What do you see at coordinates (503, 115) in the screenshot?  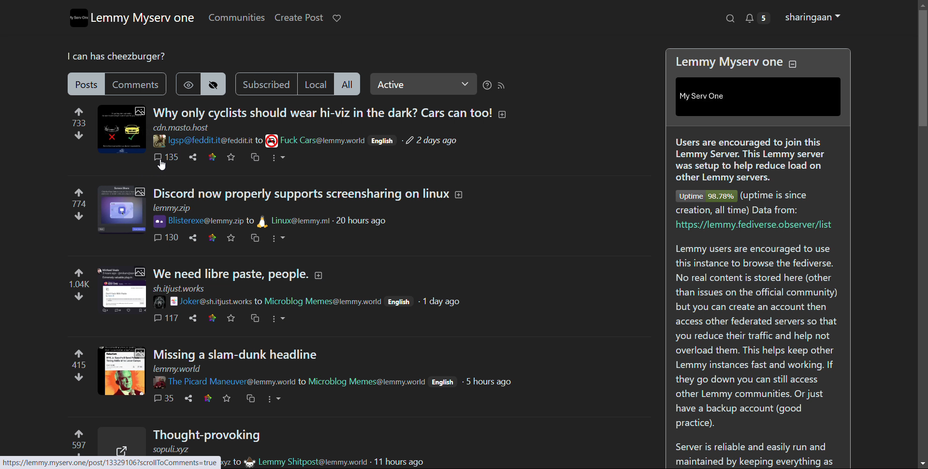 I see `expand` at bounding box center [503, 115].